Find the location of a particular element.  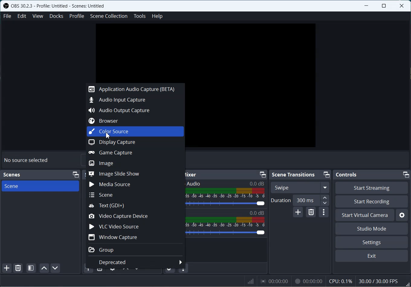

Color Source is located at coordinates (135, 131).